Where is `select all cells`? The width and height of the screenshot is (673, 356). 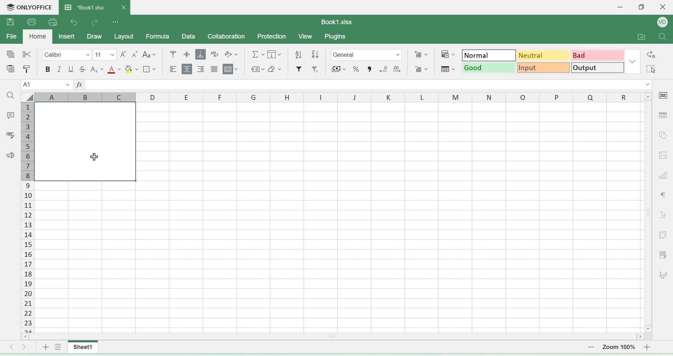
select all cells is located at coordinates (27, 97).